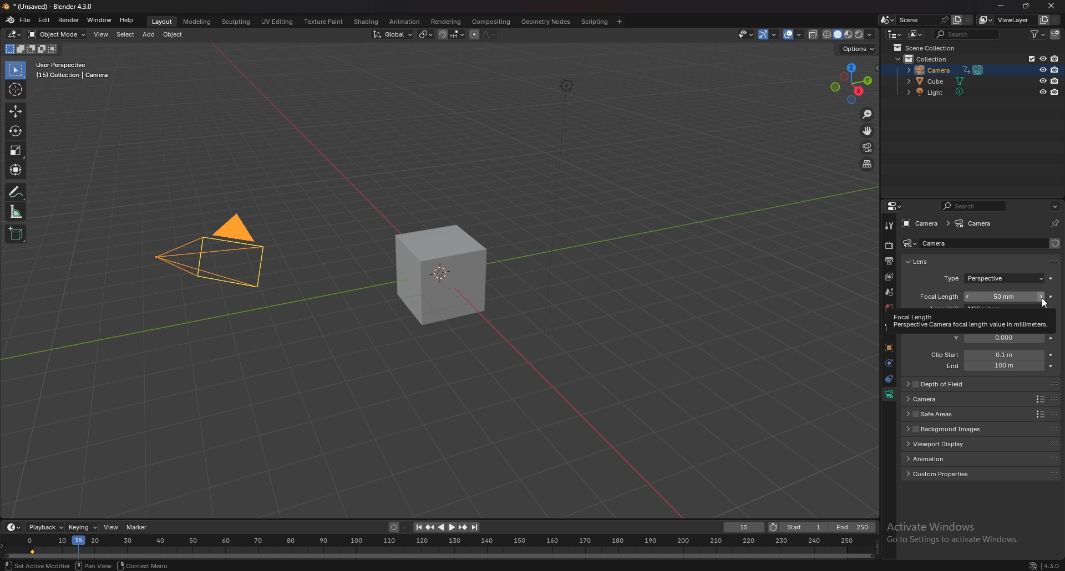 The image size is (1065, 571). I want to click on shading, so click(366, 21).